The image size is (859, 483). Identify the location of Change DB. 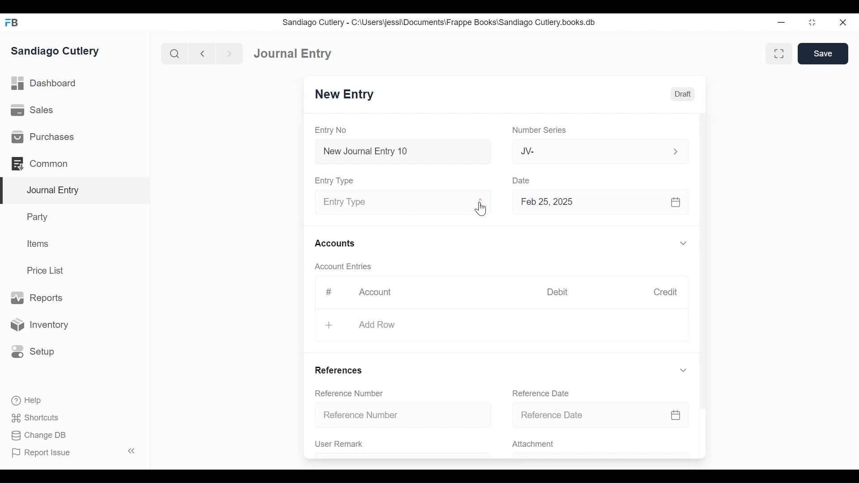
(36, 435).